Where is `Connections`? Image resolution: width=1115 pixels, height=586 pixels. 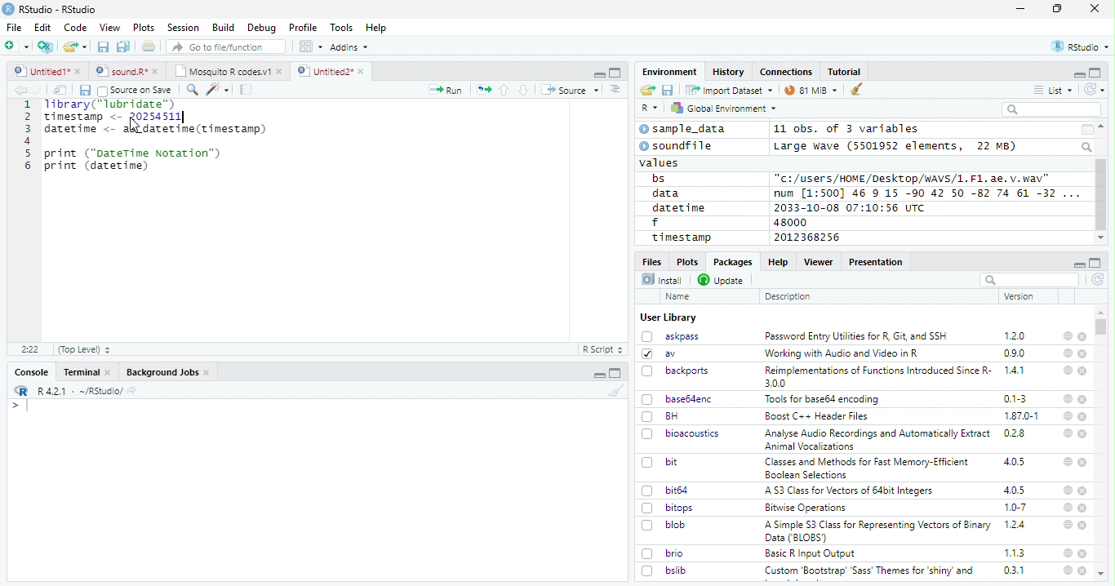
Connections is located at coordinates (785, 72).